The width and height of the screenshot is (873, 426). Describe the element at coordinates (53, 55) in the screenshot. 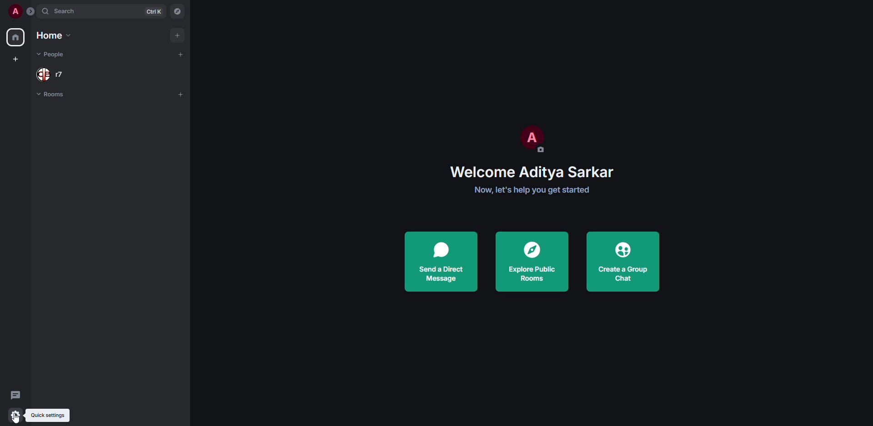

I see `people` at that location.